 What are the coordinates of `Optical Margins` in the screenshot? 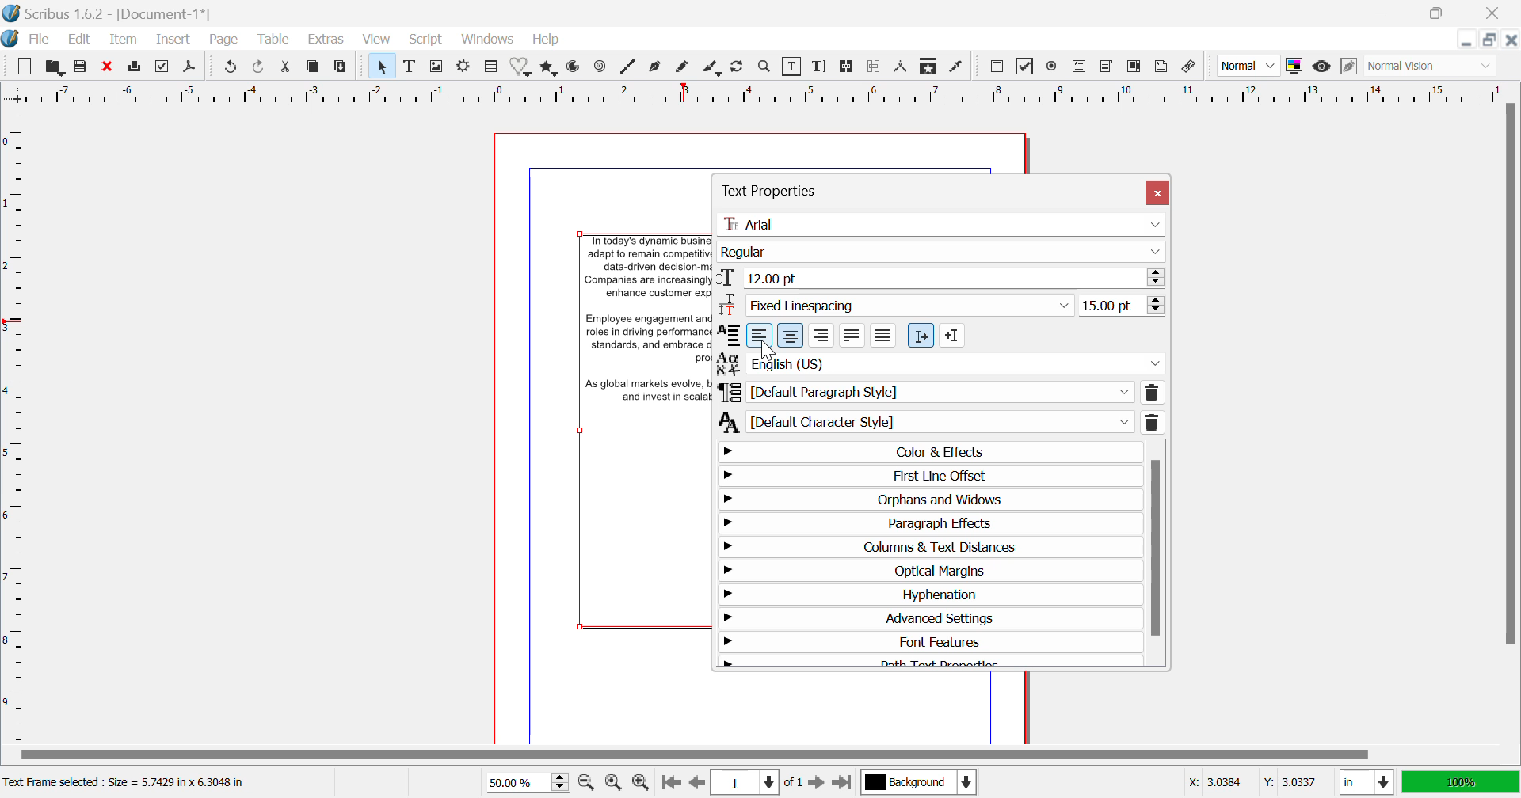 It's located at (931, 572).